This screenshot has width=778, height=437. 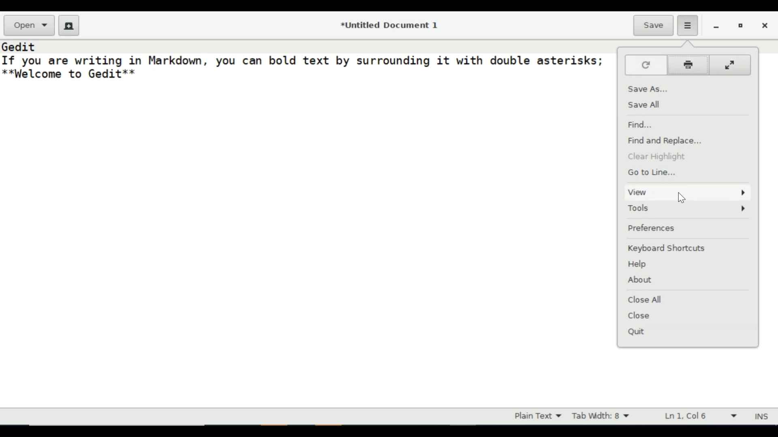 What do you see at coordinates (668, 247) in the screenshot?
I see `Keyboard Shortcuts` at bounding box center [668, 247].